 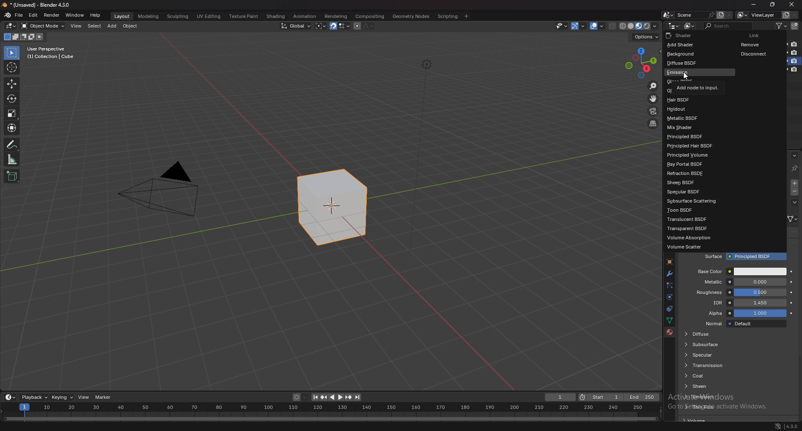 I want to click on transparent bsdf, so click(x=693, y=228).